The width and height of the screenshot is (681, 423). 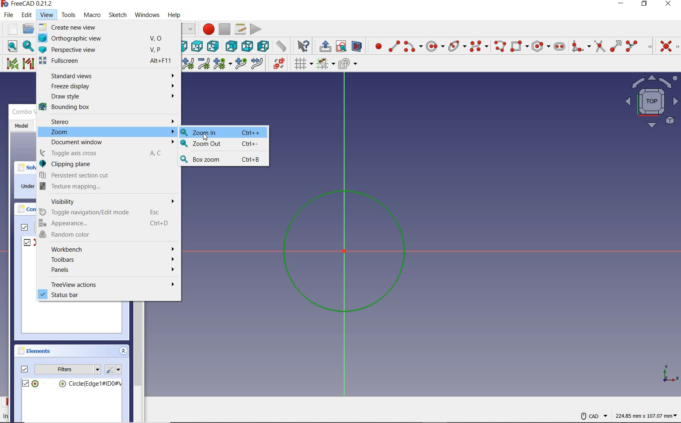 I want to click on stop macro recording, so click(x=225, y=29).